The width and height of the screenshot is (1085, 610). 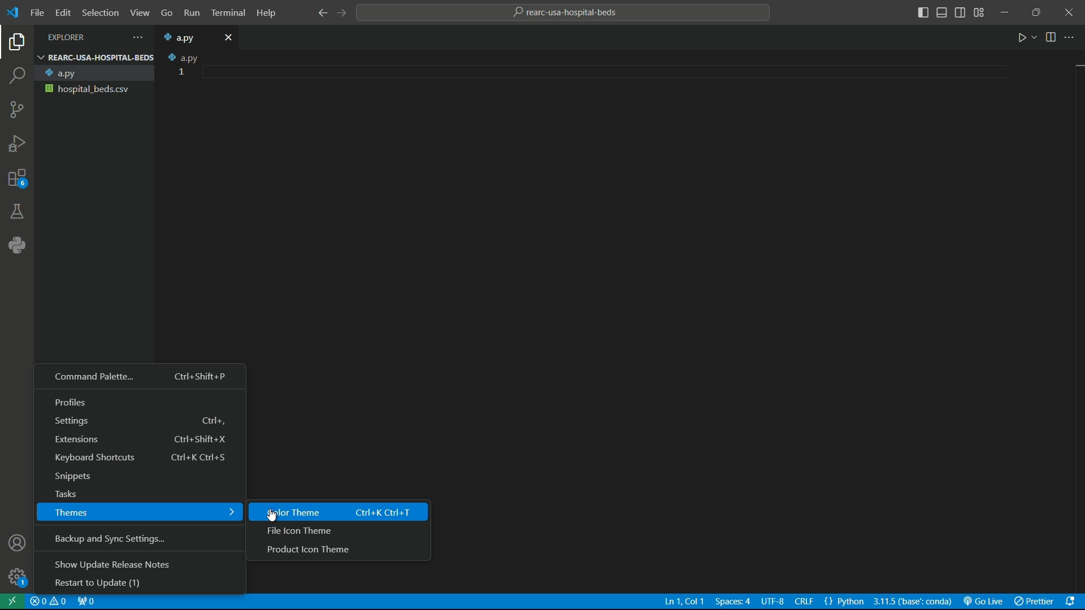 I want to click on no ports forwarded, so click(x=86, y=603).